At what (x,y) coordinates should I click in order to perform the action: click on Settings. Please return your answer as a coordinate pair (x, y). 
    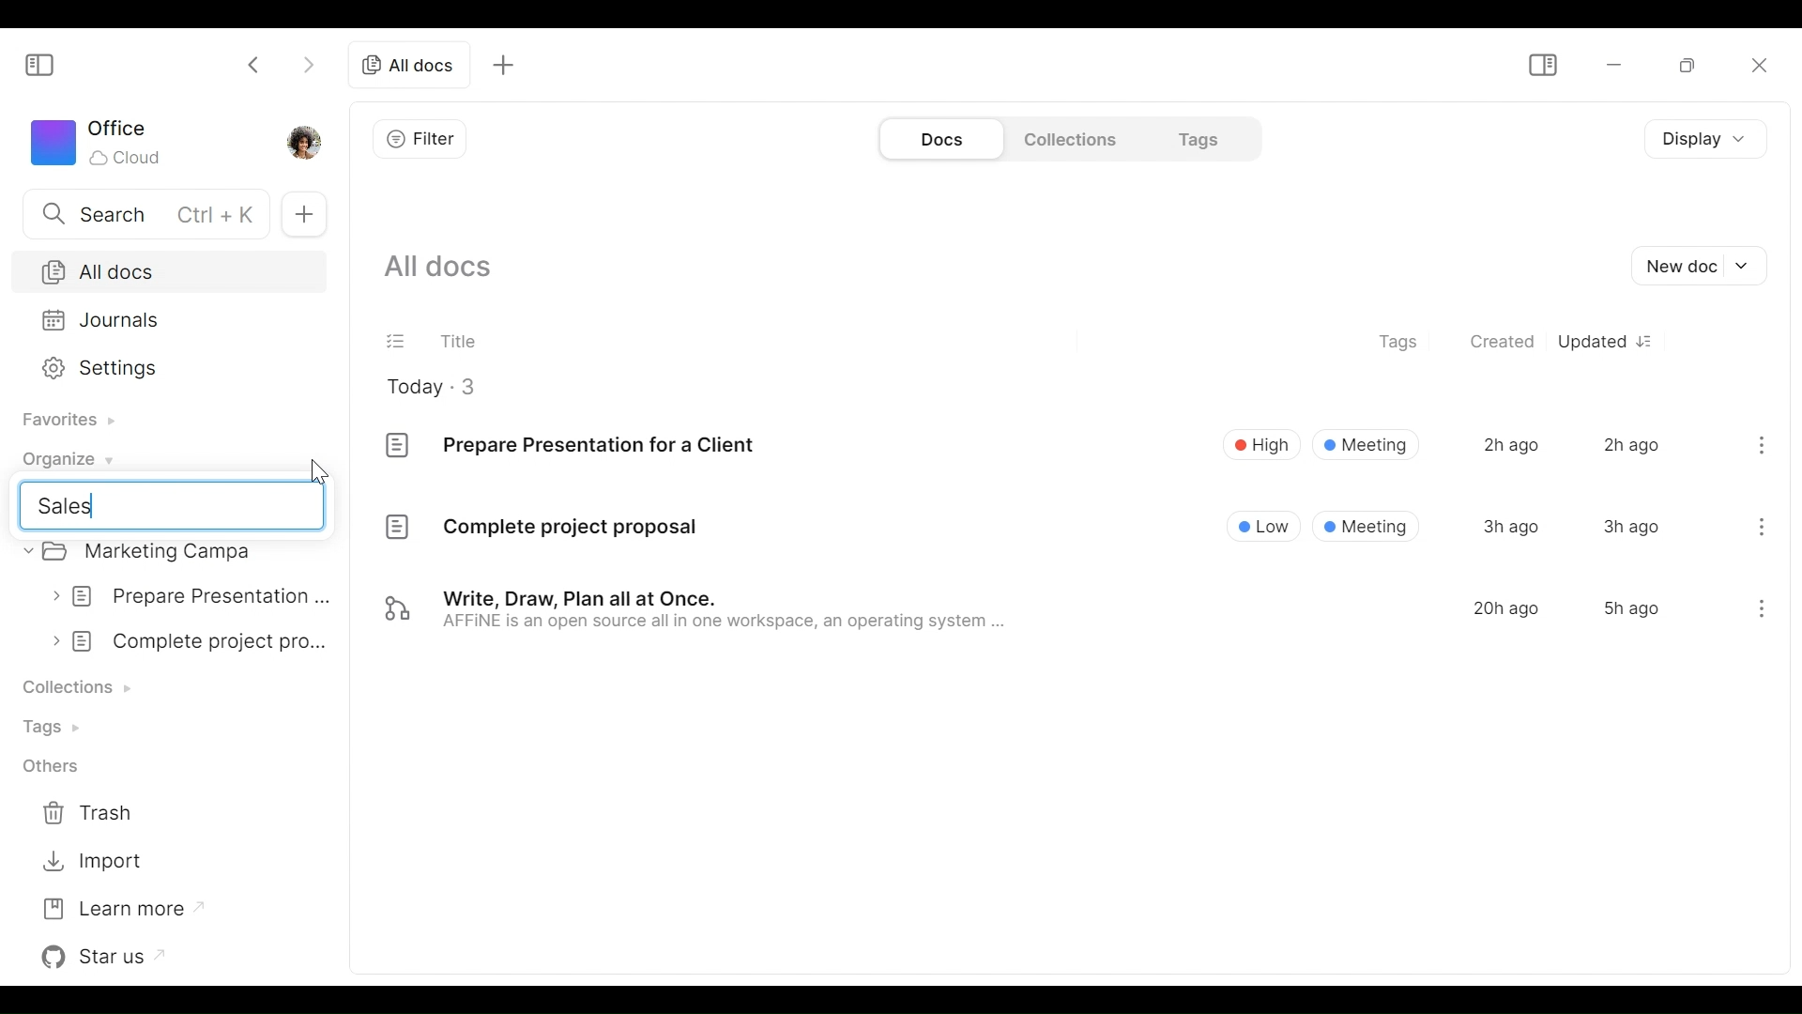
    Looking at the image, I should click on (164, 366).